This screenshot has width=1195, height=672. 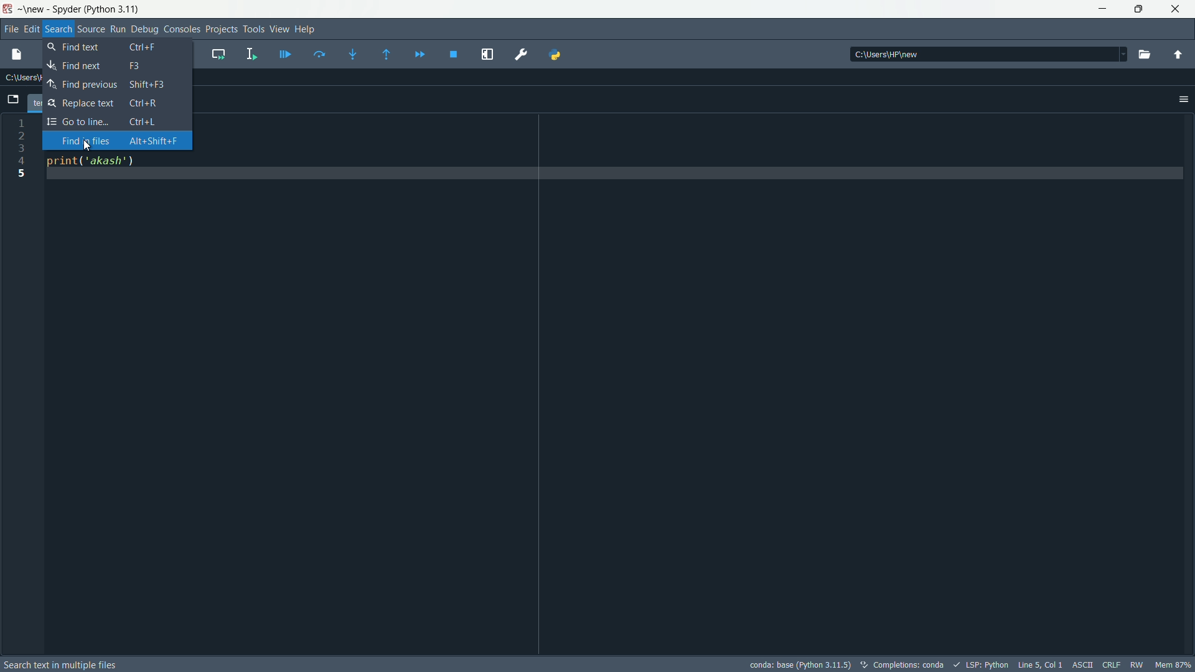 What do you see at coordinates (12, 98) in the screenshot?
I see `browse tabs` at bounding box center [12, 98].